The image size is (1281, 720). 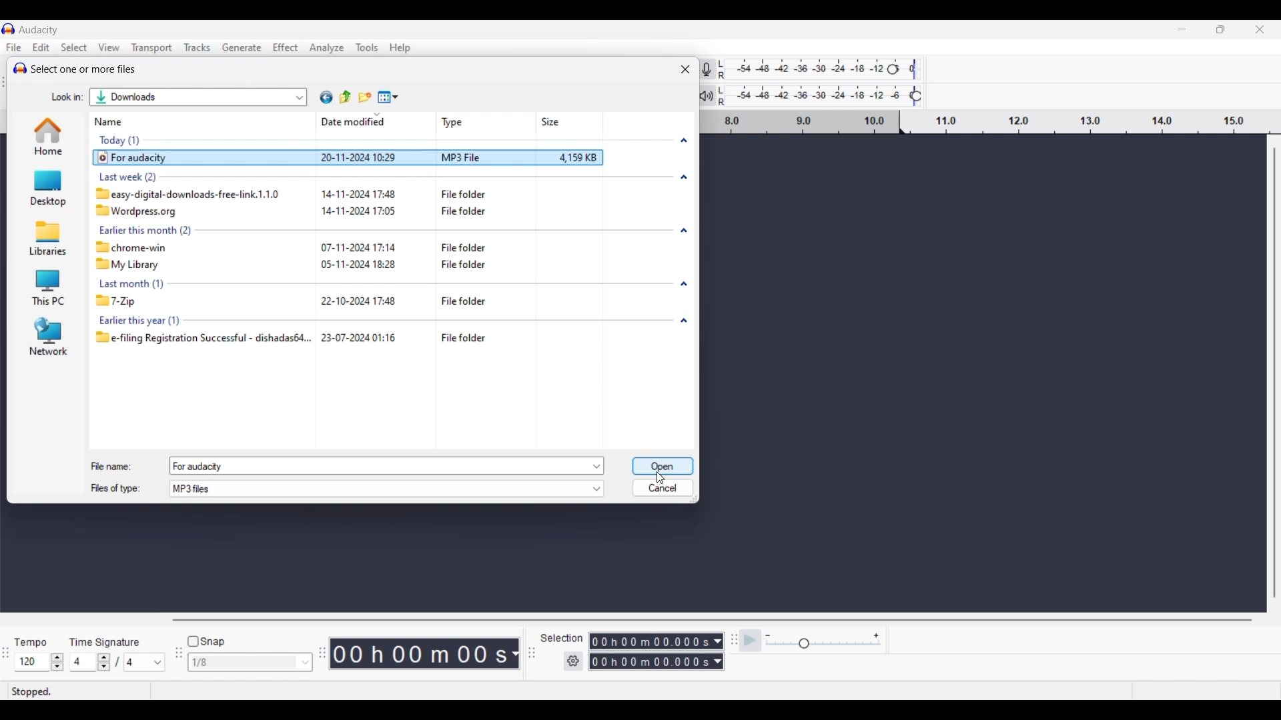 What do you see at coordinates (378, 489) in the screenshot?
I see `(MP3.files) Selected file format` at bounding box center [378, 489].